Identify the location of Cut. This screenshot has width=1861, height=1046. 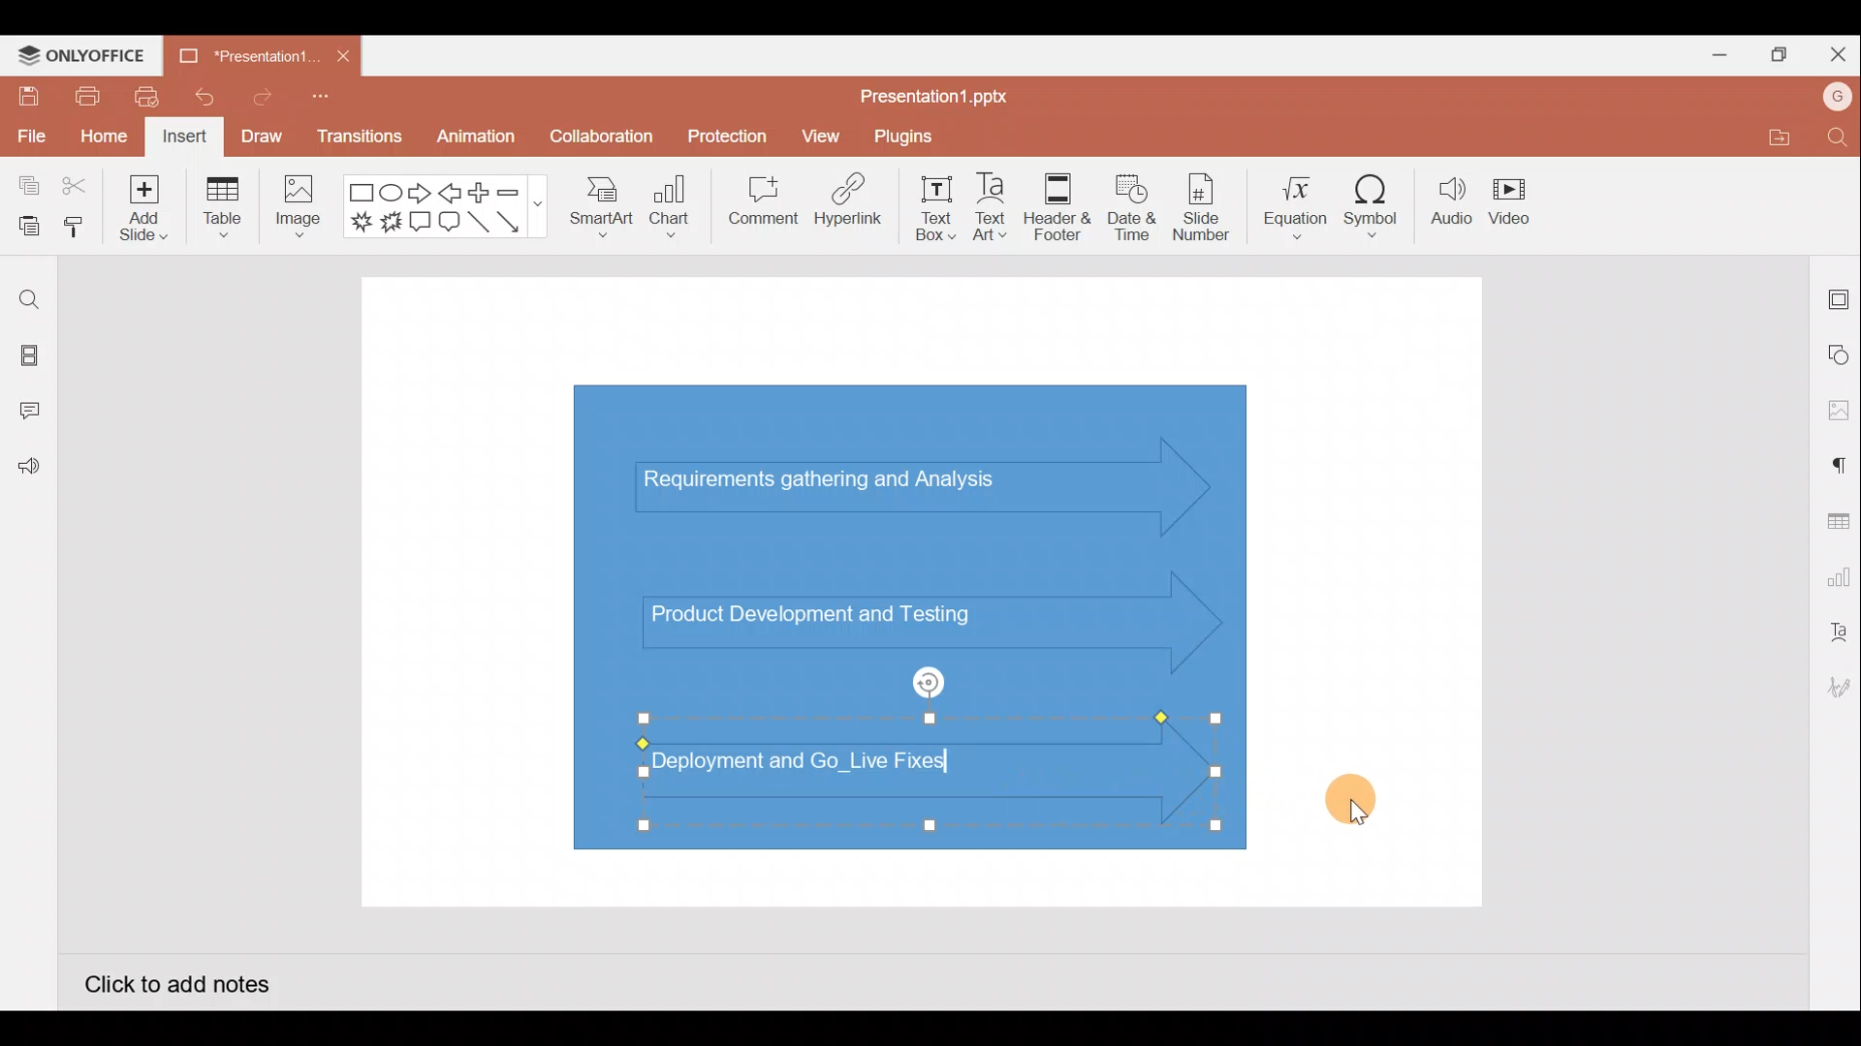
(76, 187).